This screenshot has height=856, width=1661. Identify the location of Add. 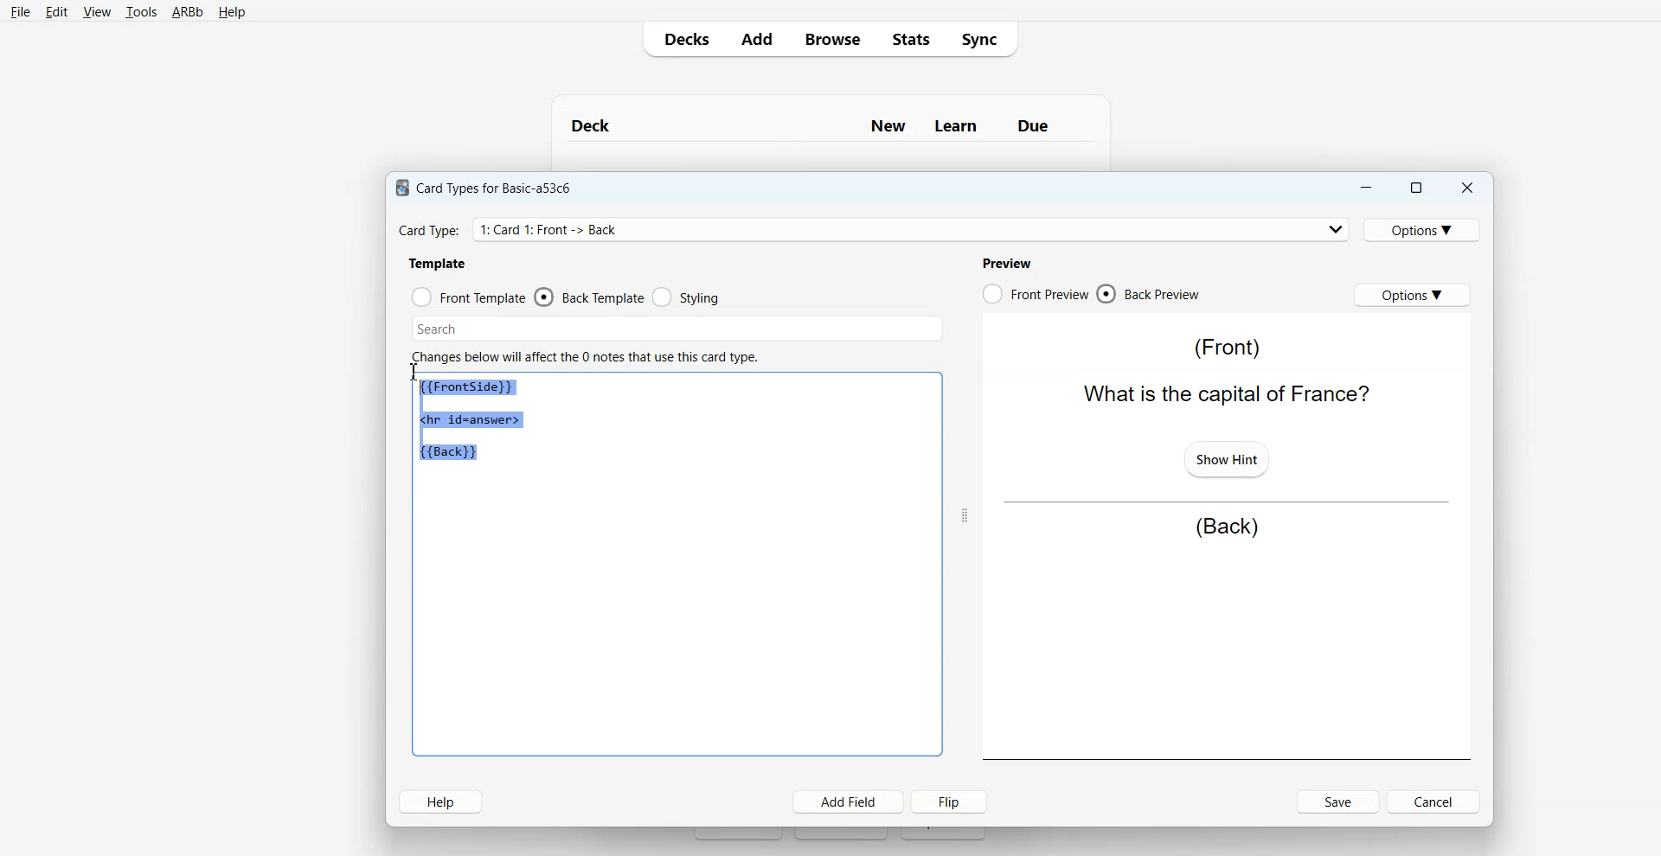
(756, 39).